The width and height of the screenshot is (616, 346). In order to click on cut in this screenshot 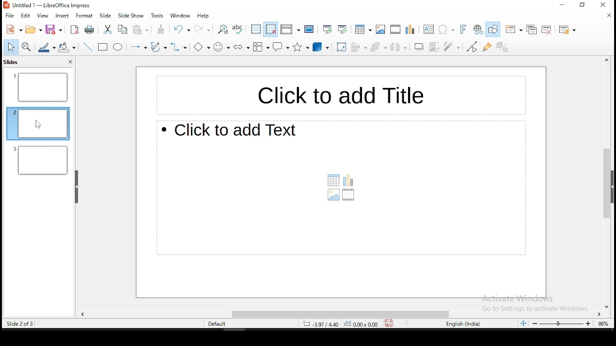, I will do `click(108, 29)`.